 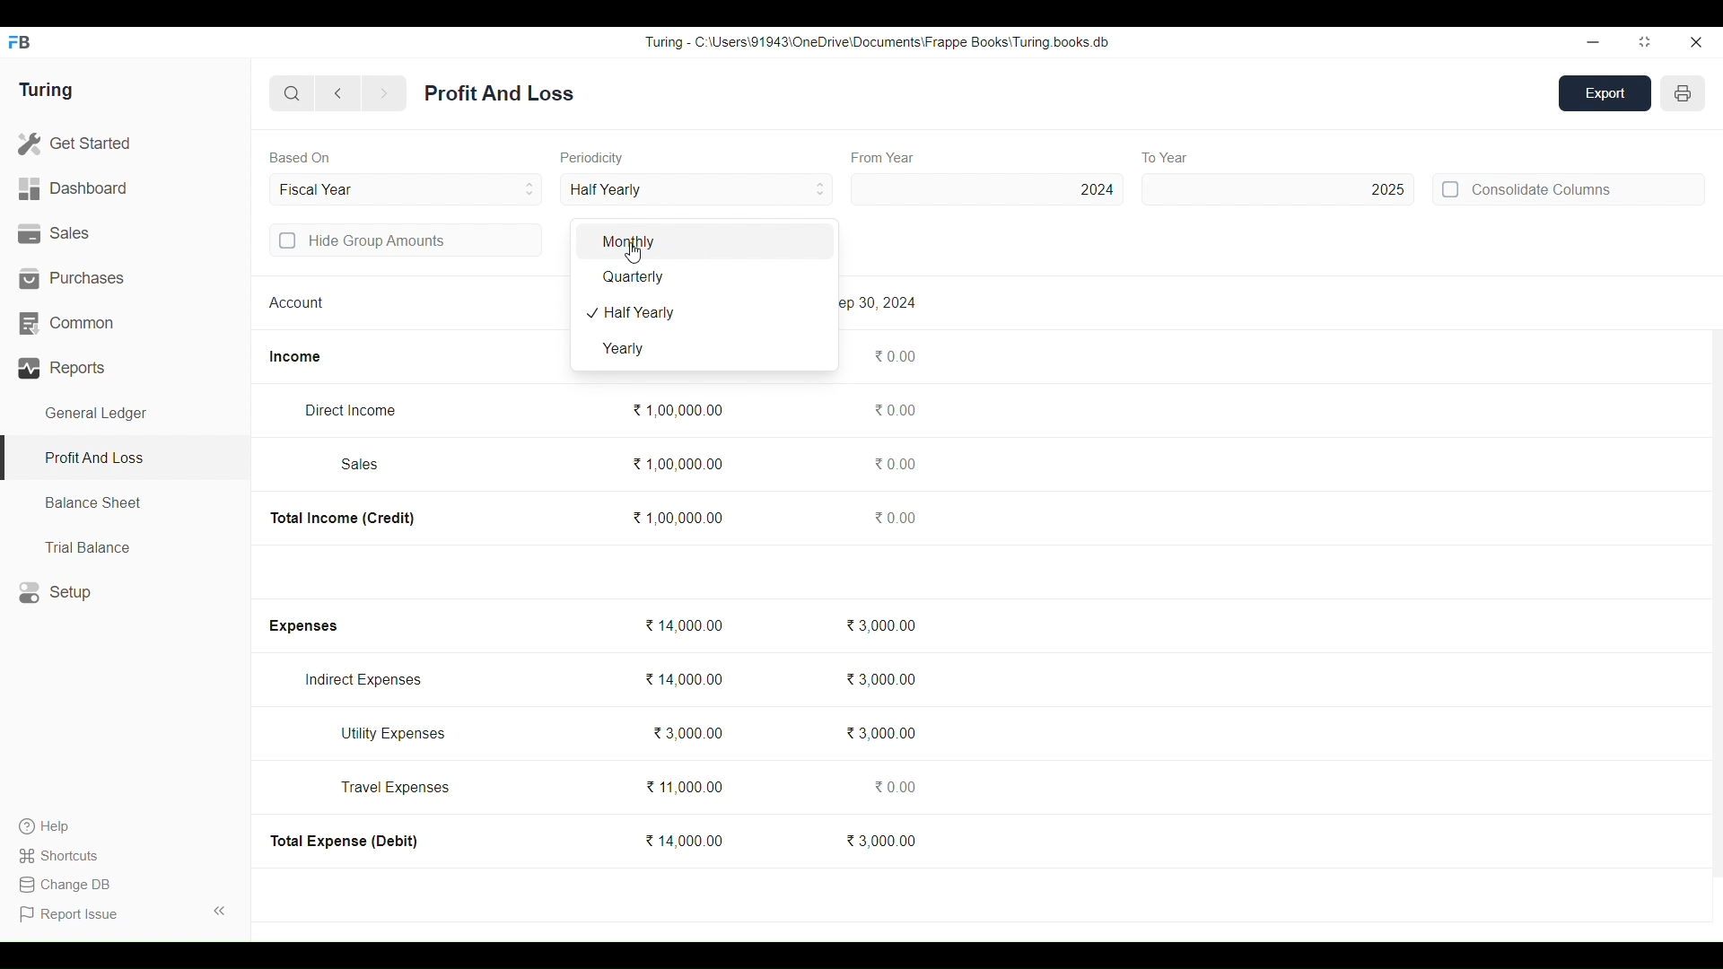 What do you see at coordinates (1695, 42) in the screenshot?
I see `Close` at bounding box center [1695, 42].